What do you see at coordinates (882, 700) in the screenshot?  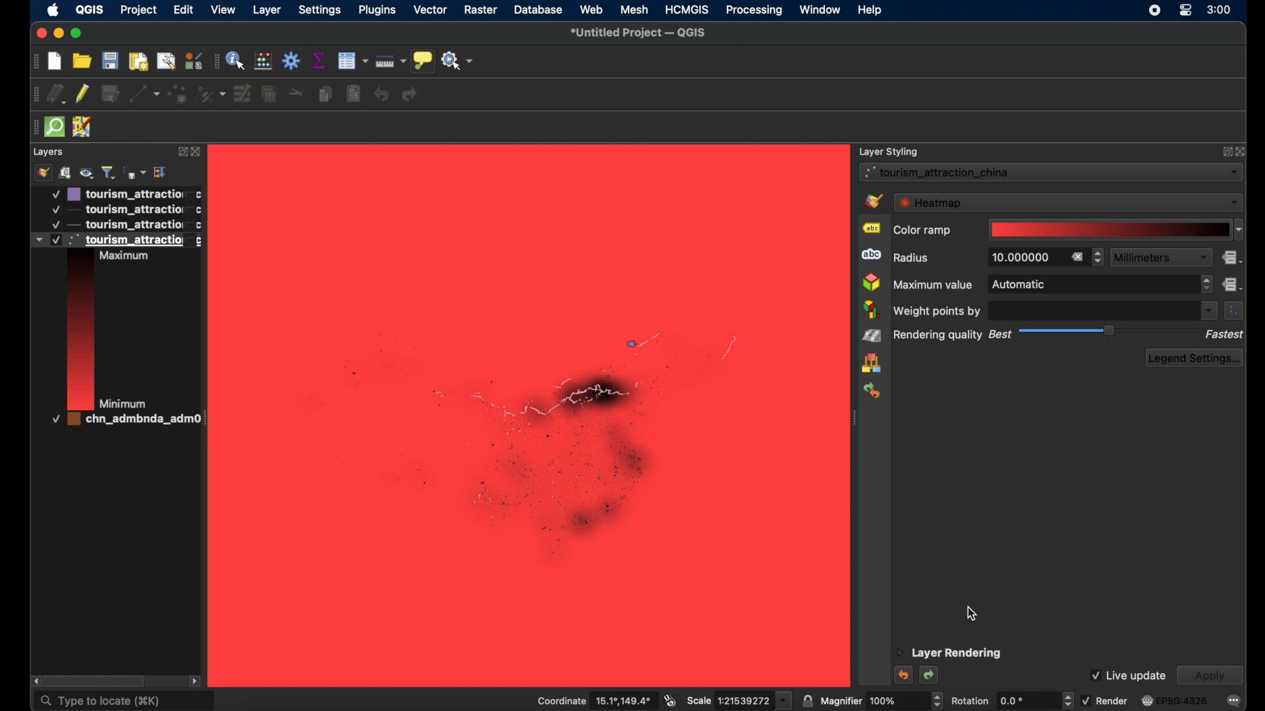 I see `magnifier` at bounding box center [882, 700].